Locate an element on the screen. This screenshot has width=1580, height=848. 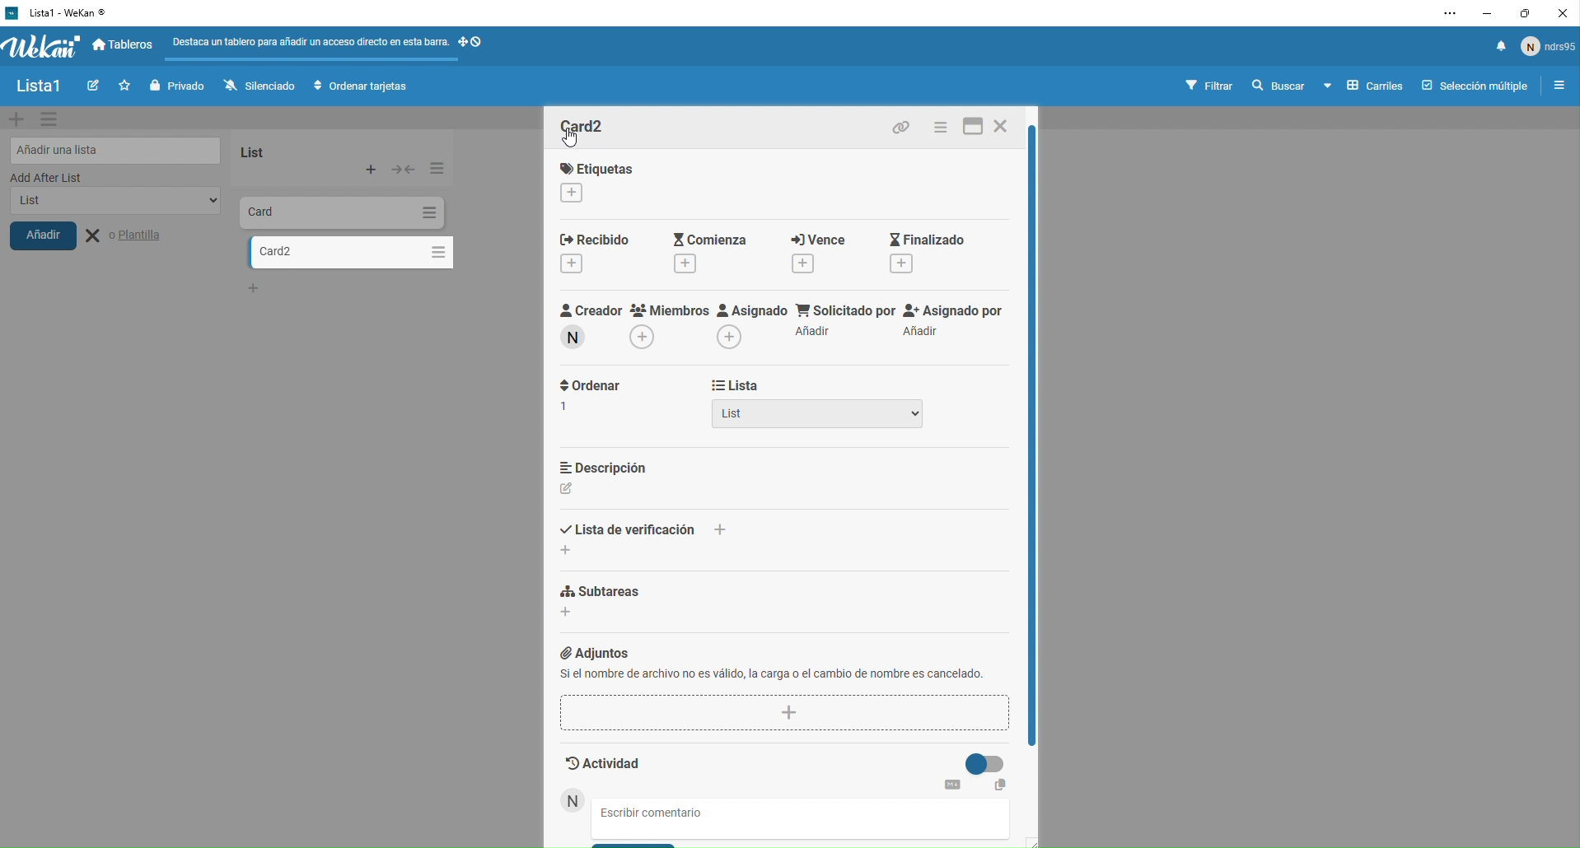
close is located at coordinates (1564, 12).